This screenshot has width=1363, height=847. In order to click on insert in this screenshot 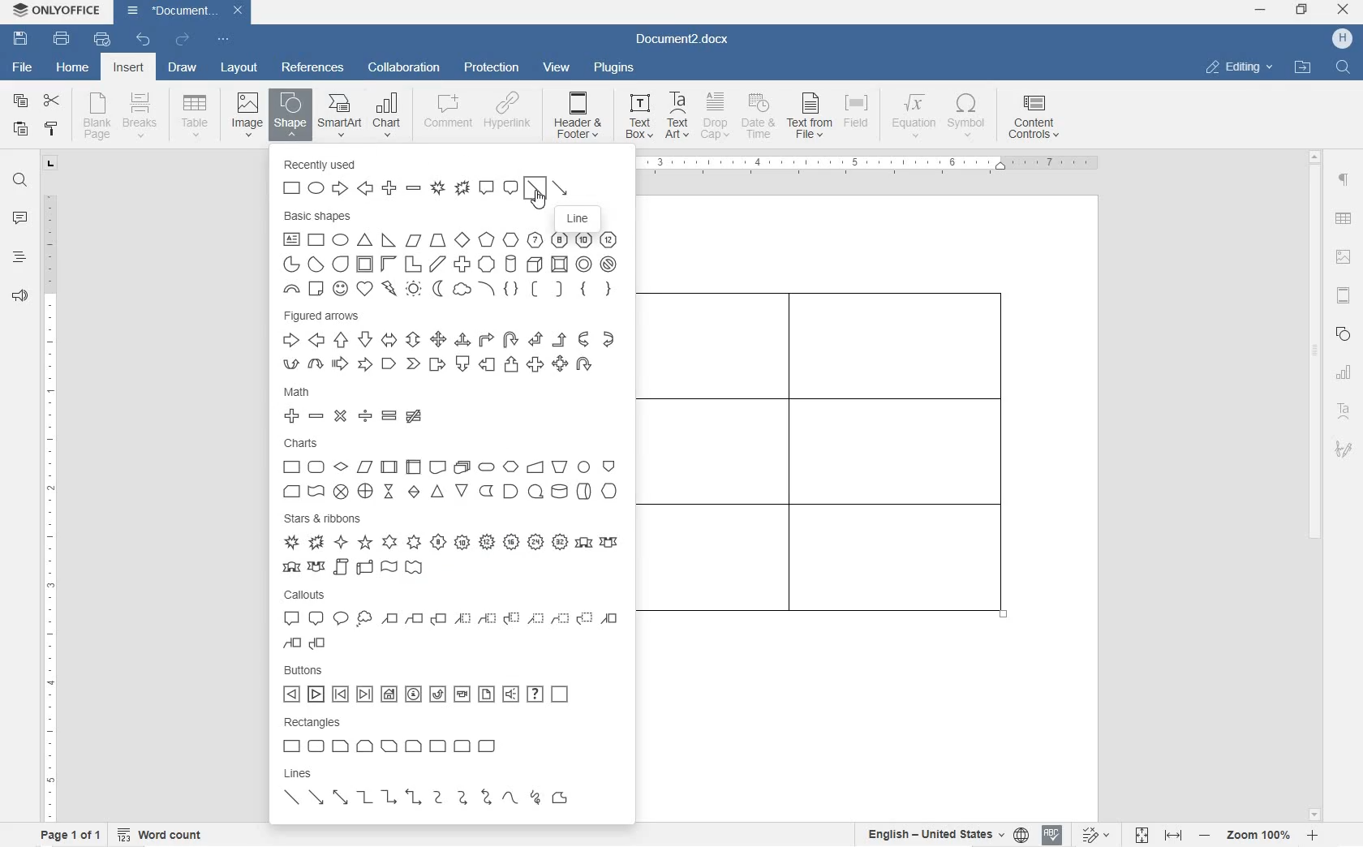, I will do `click(127, 68)`.